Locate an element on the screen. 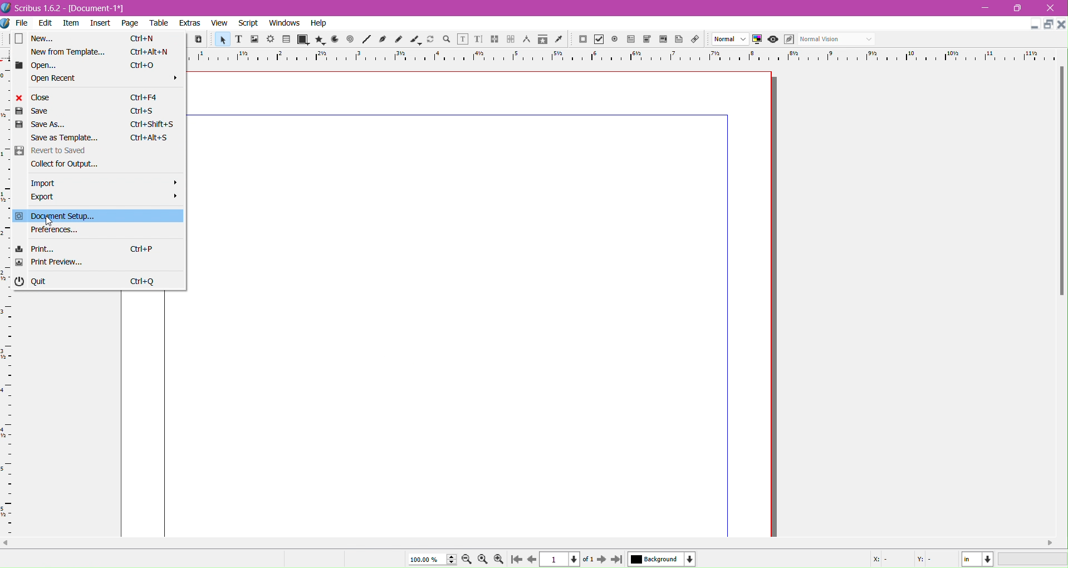 This screenshot has width=1068, height=568. text annotations is located at coordinates (681, 40).